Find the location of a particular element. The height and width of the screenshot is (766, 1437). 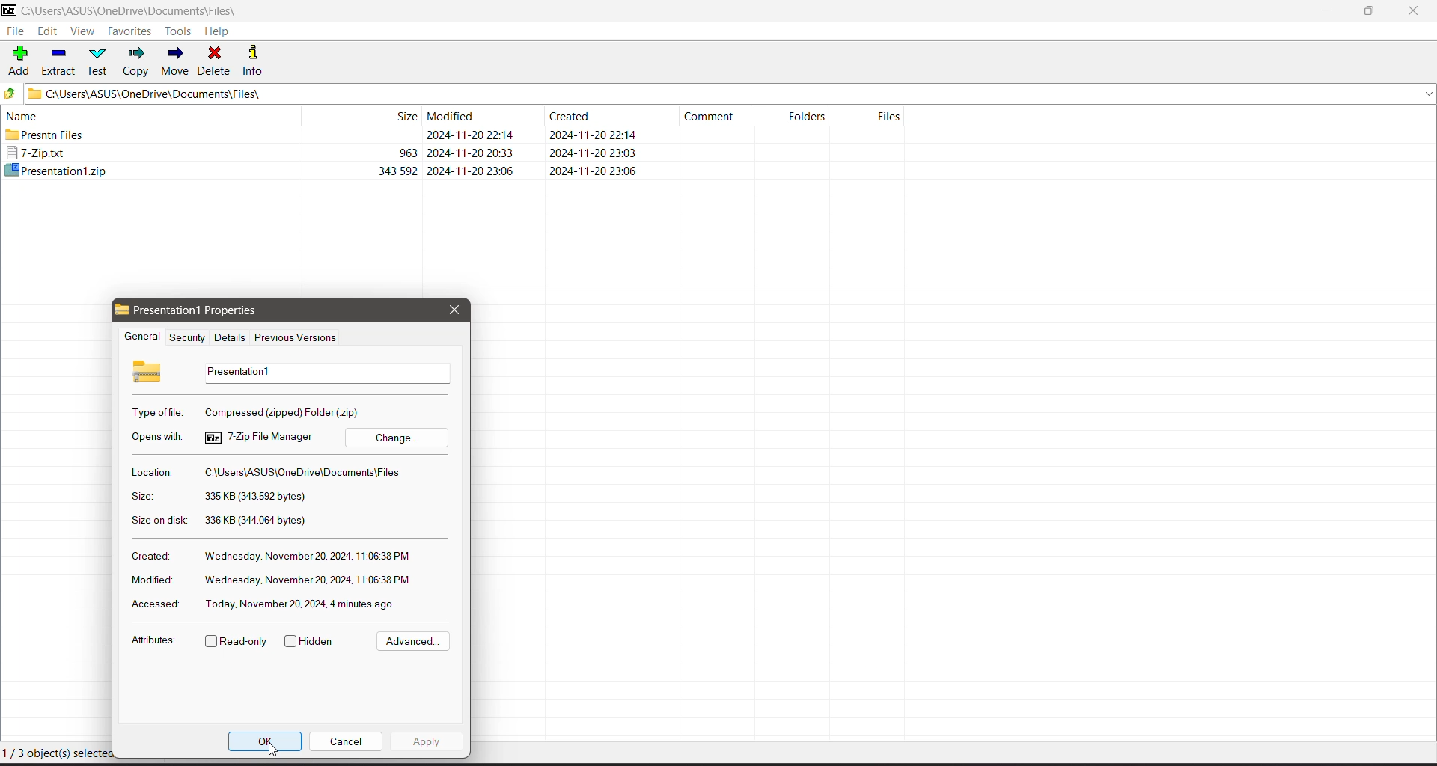

Close is located at coordinates (454, 310).